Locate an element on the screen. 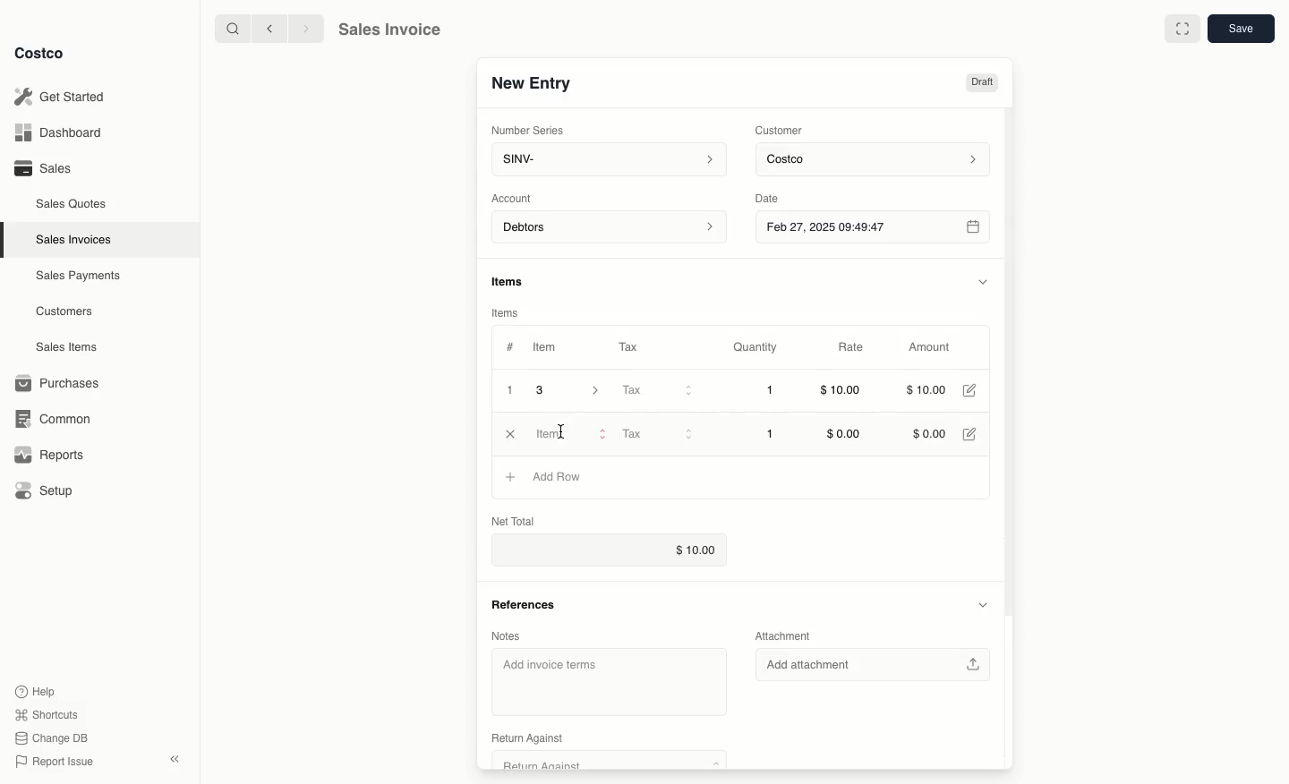 This screenshot has width=1289, height=784. $0.00 is located at coordinates (845, 434).